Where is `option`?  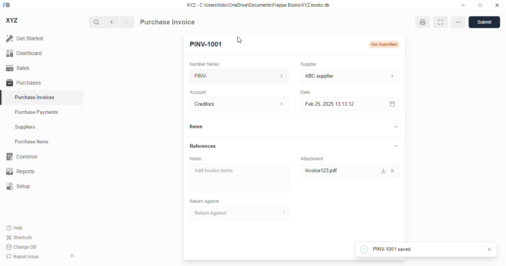
option is located at coordinates (458, 22).